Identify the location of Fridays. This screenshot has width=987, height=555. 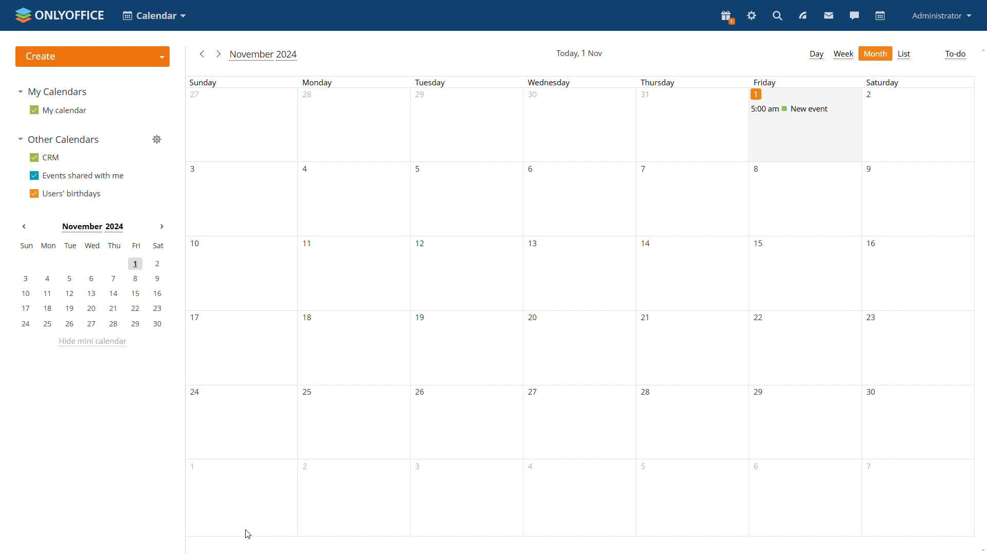
(805, 345).